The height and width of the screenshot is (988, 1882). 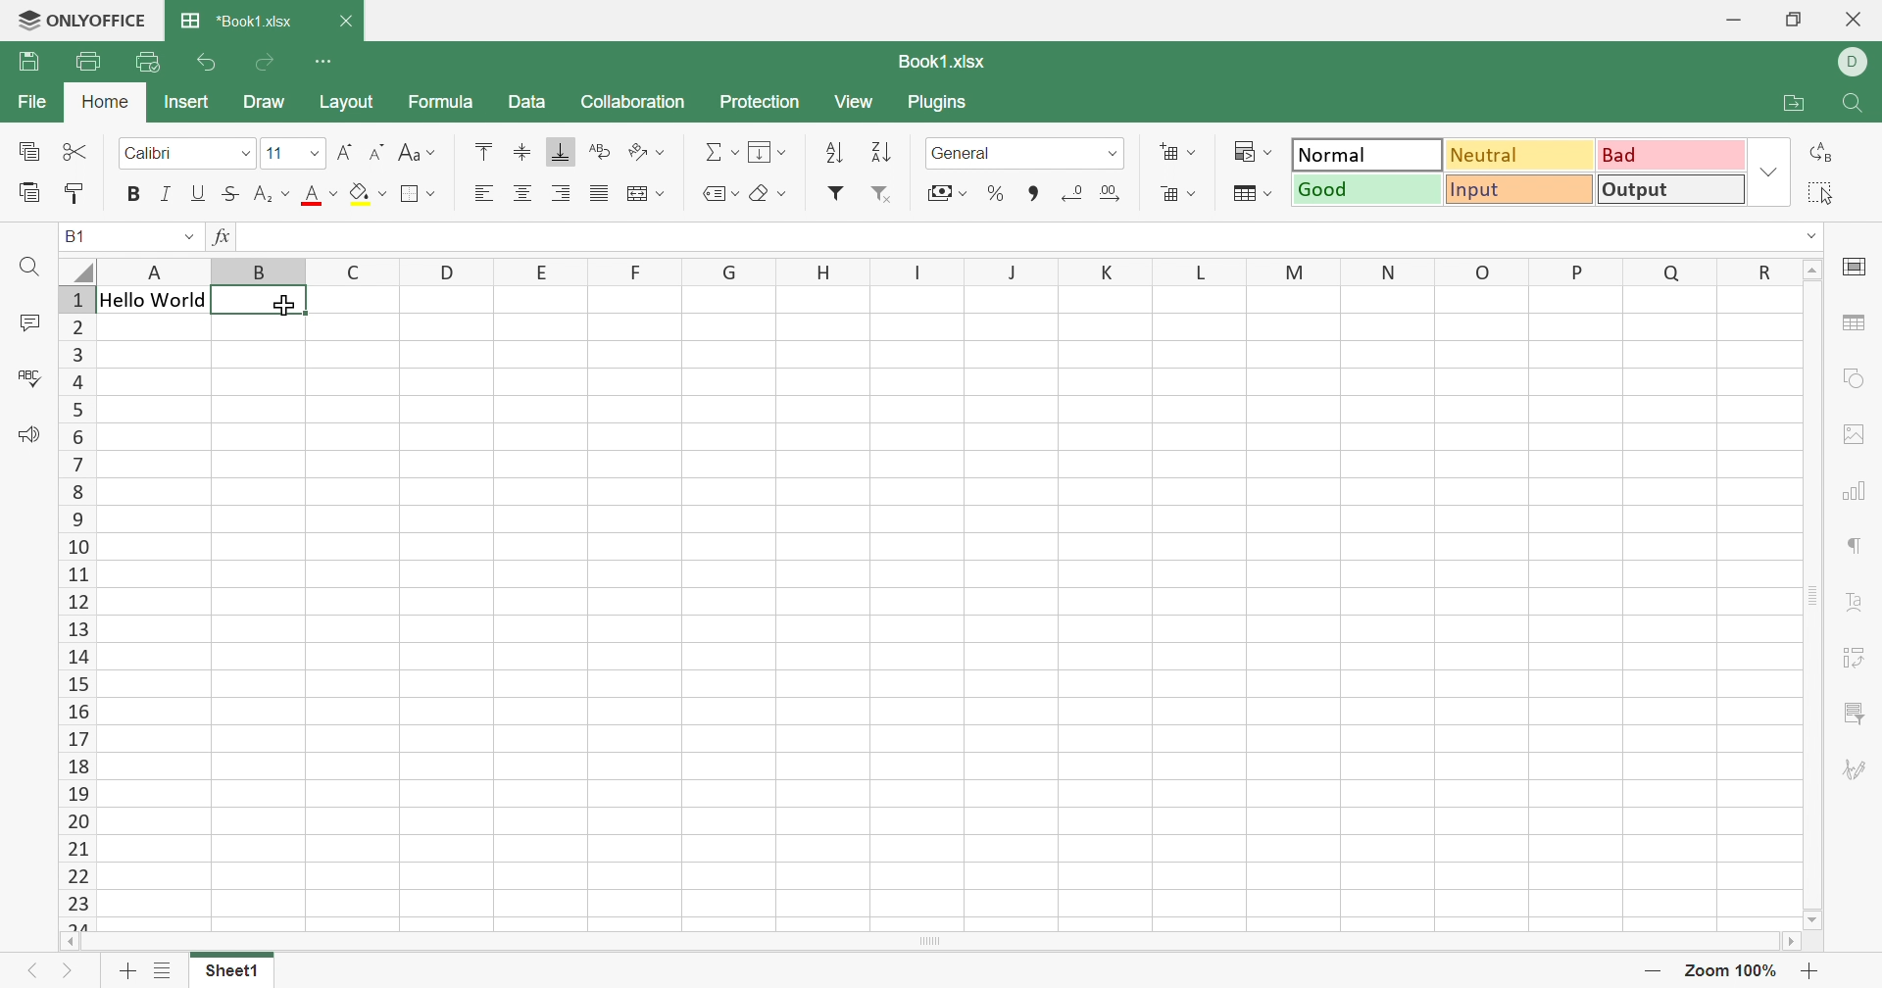 I want to click on Find, so click(x=30, y=270).